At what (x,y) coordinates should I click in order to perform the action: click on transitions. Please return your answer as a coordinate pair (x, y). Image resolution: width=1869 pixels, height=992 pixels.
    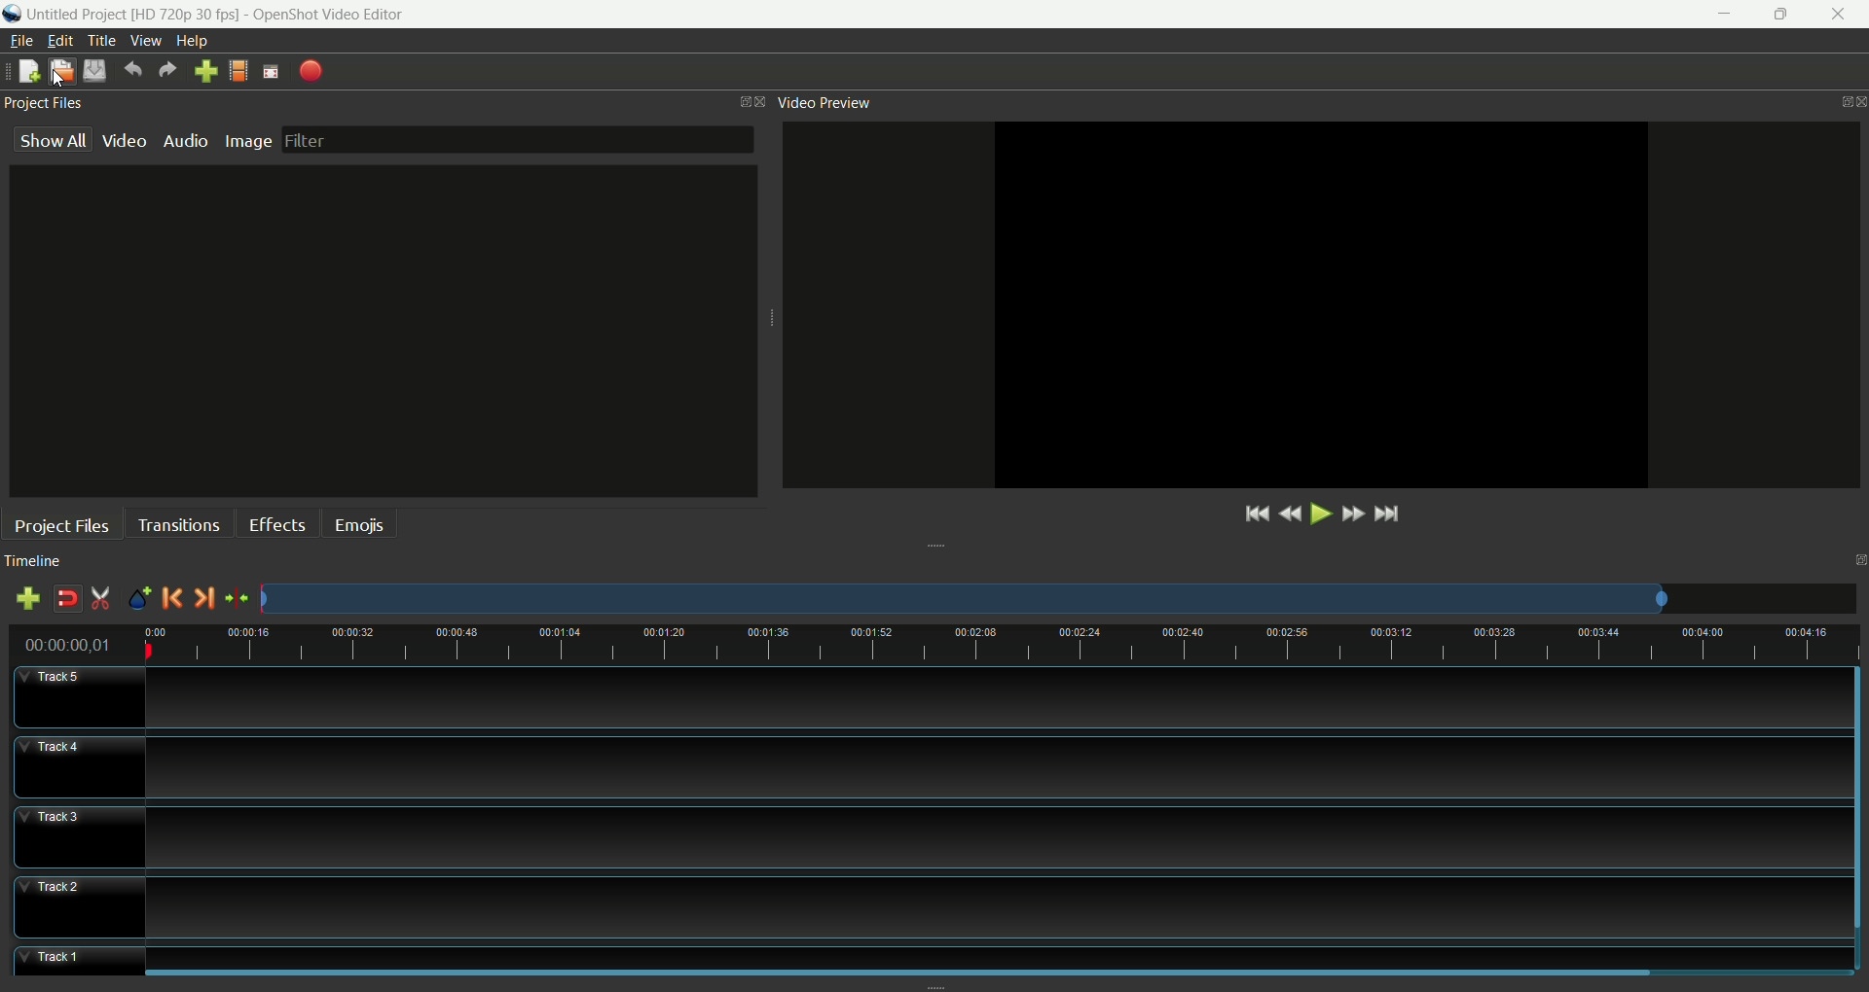
    Looking at the image, I should click on (177, 523).